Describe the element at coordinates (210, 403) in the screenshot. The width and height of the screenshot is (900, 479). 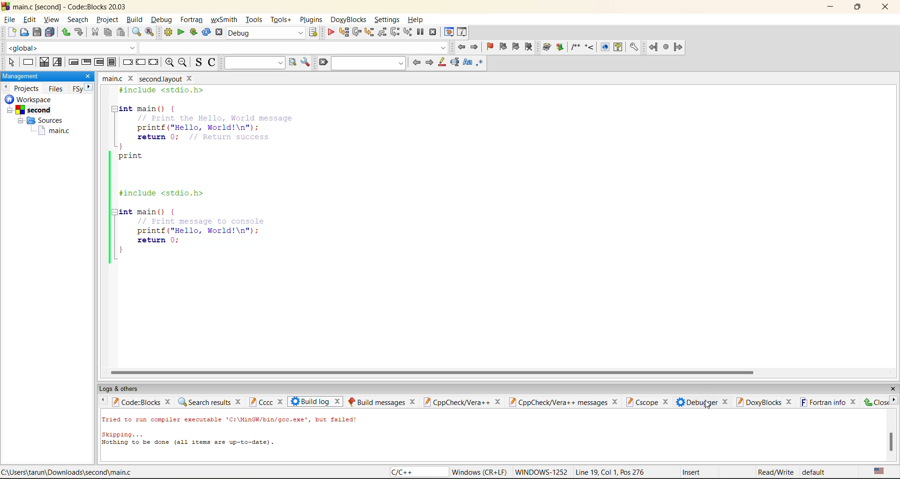
I see `search results` at that location.